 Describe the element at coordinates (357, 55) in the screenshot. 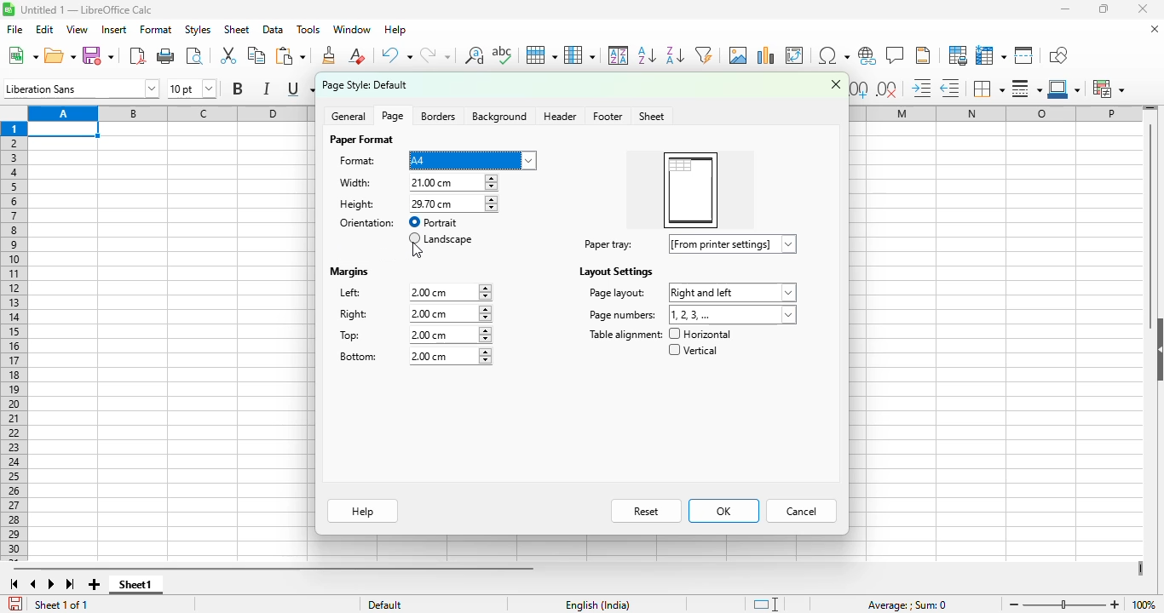

I see `clear direct formatting` at that location.